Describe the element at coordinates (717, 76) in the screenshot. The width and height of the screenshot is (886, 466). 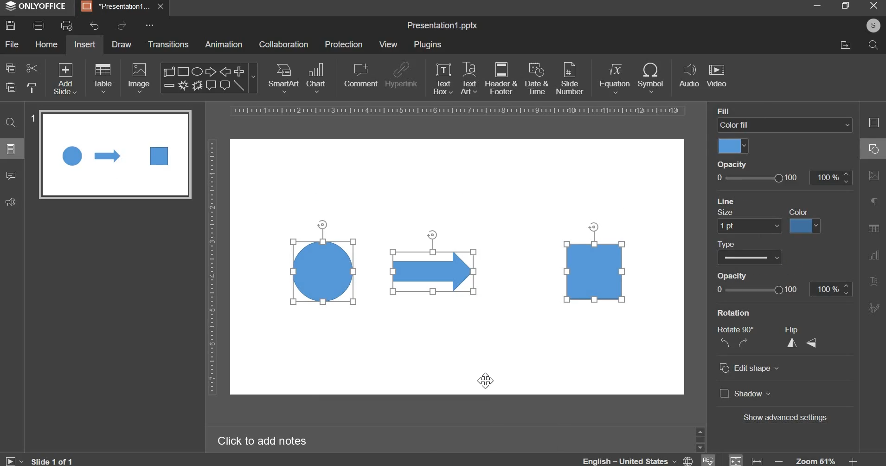
I see `video` at that location.